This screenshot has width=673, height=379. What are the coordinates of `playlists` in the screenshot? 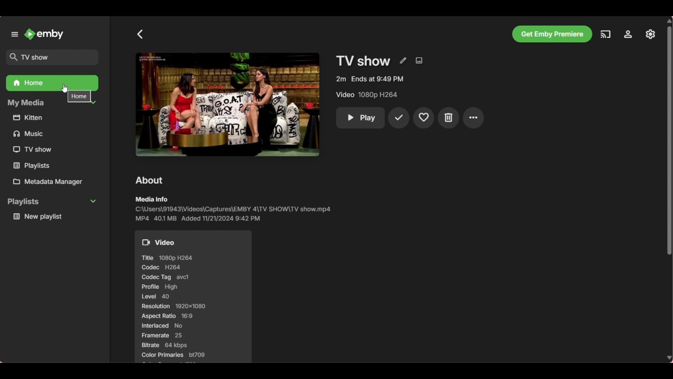 It's located at (37, 165).